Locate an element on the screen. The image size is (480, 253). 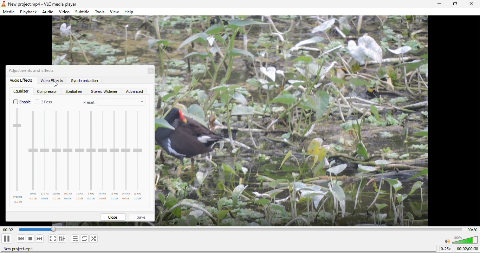
2 pass is located at coordinates (45, 102).